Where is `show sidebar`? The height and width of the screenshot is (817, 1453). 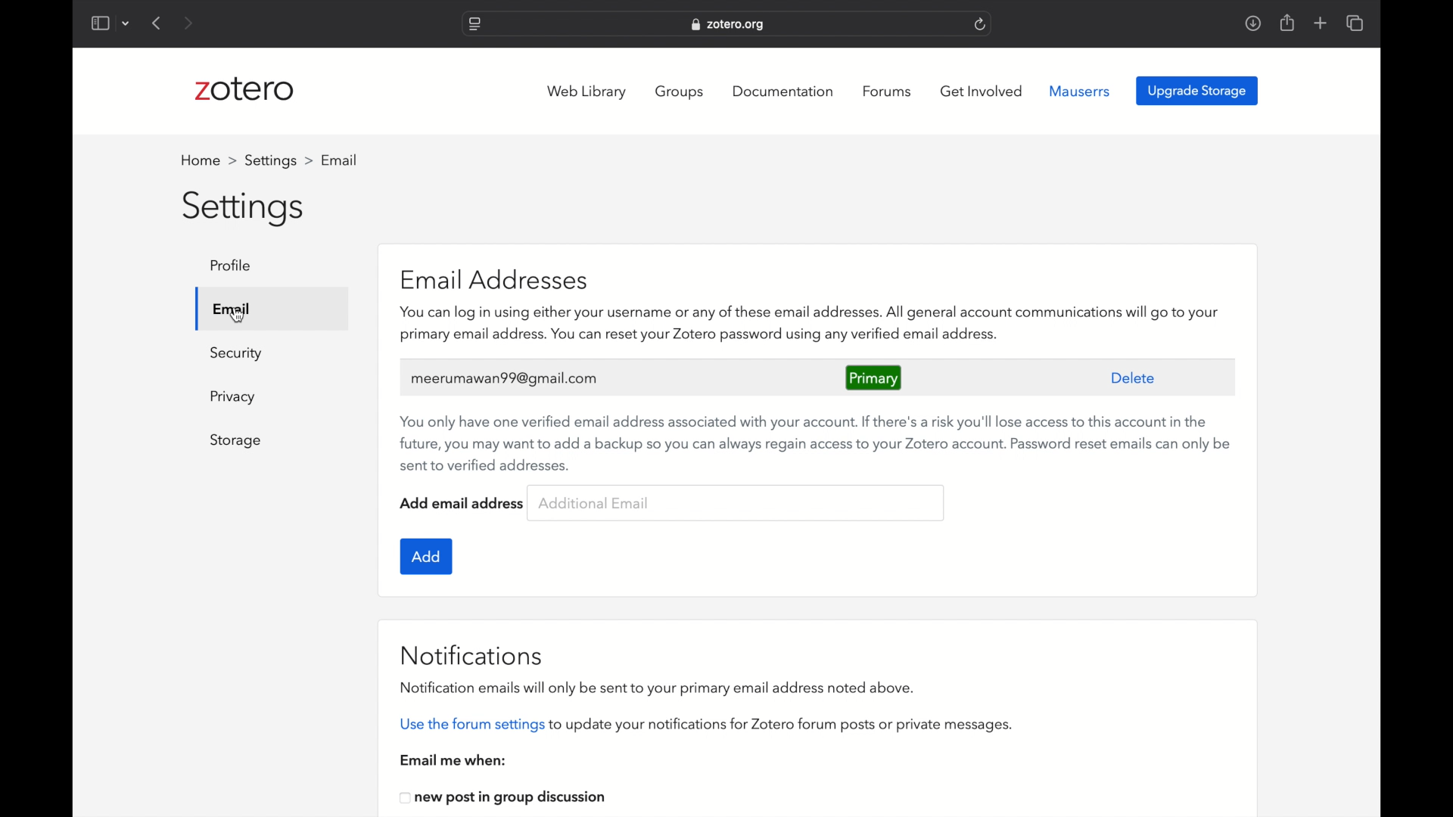
show sidebar is located at coordinates (99, 23).